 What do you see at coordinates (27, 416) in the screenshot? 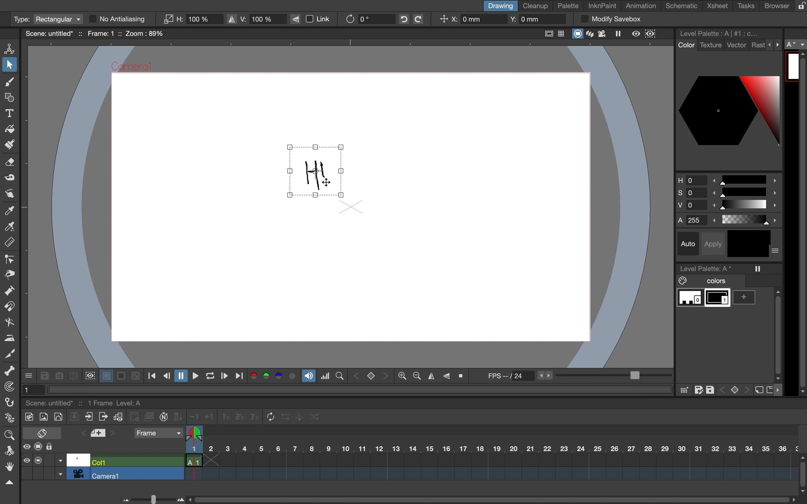
I see `new toonz raster level` at bounding box center [27, 416].